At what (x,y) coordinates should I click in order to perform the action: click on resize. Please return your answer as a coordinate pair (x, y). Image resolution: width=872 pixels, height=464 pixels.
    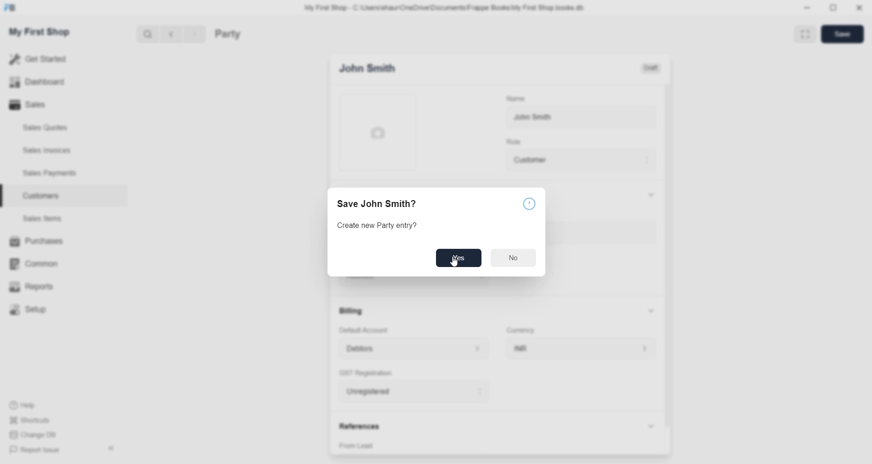
    Looking at the image, I should click on (834, 9).